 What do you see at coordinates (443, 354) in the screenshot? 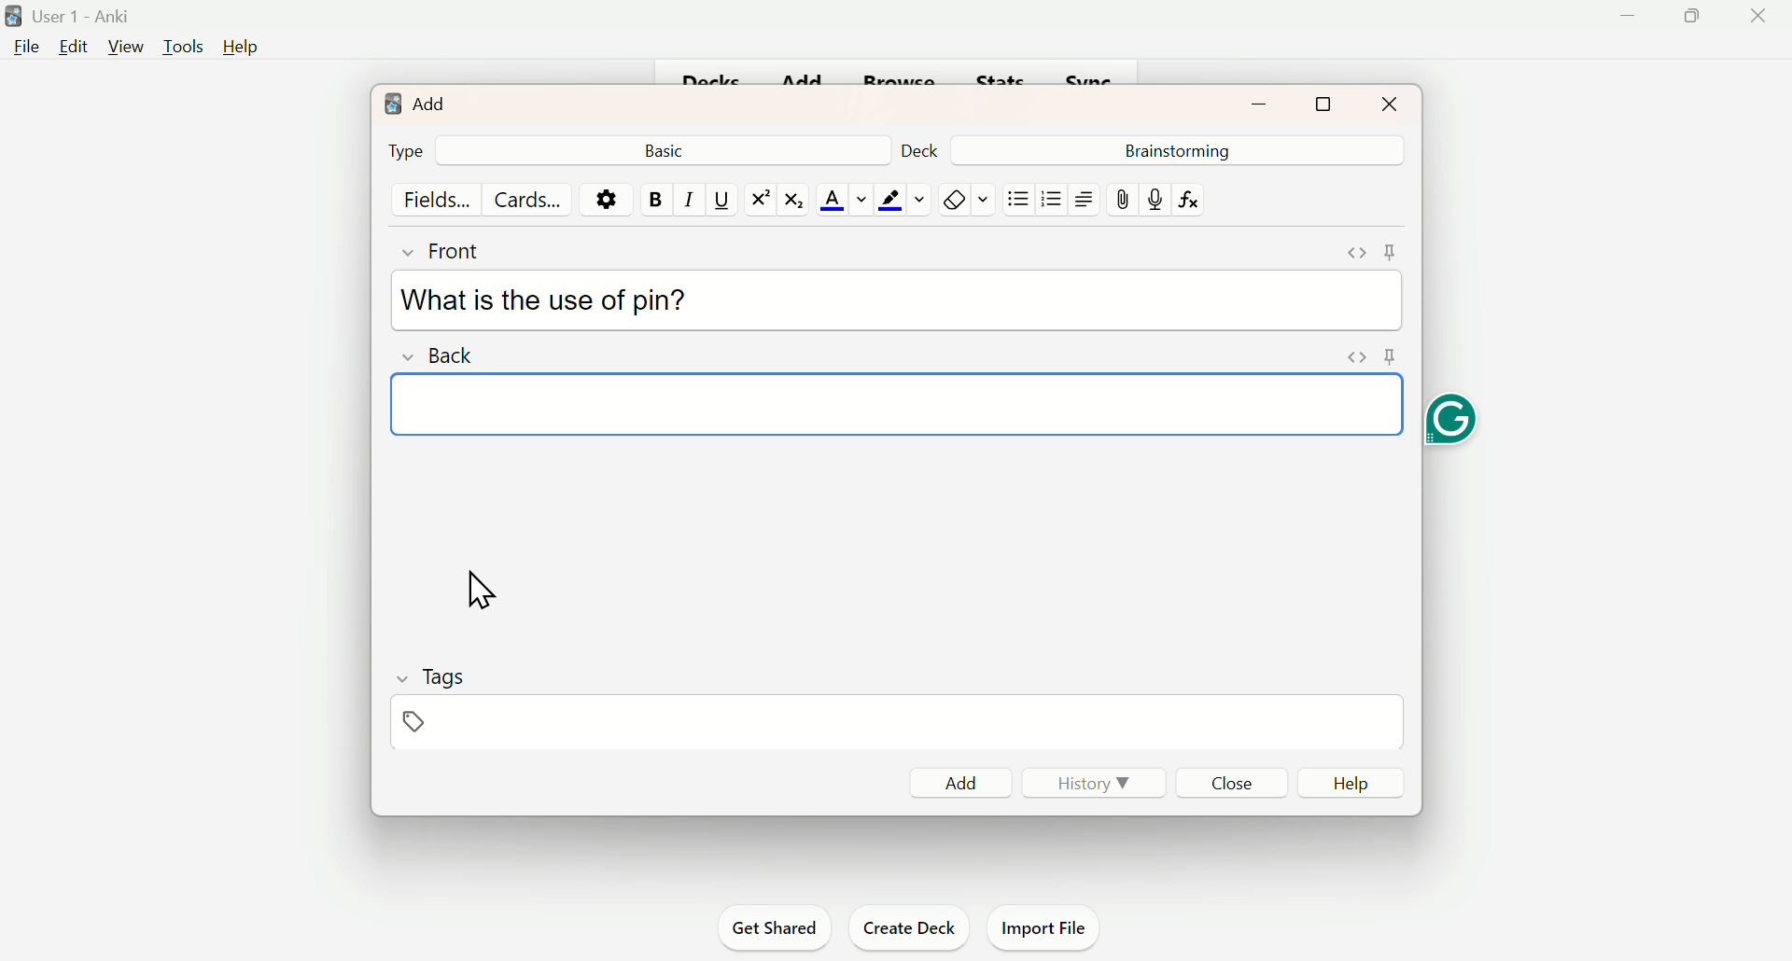
I see `Back` at bounding box center [443, 354].